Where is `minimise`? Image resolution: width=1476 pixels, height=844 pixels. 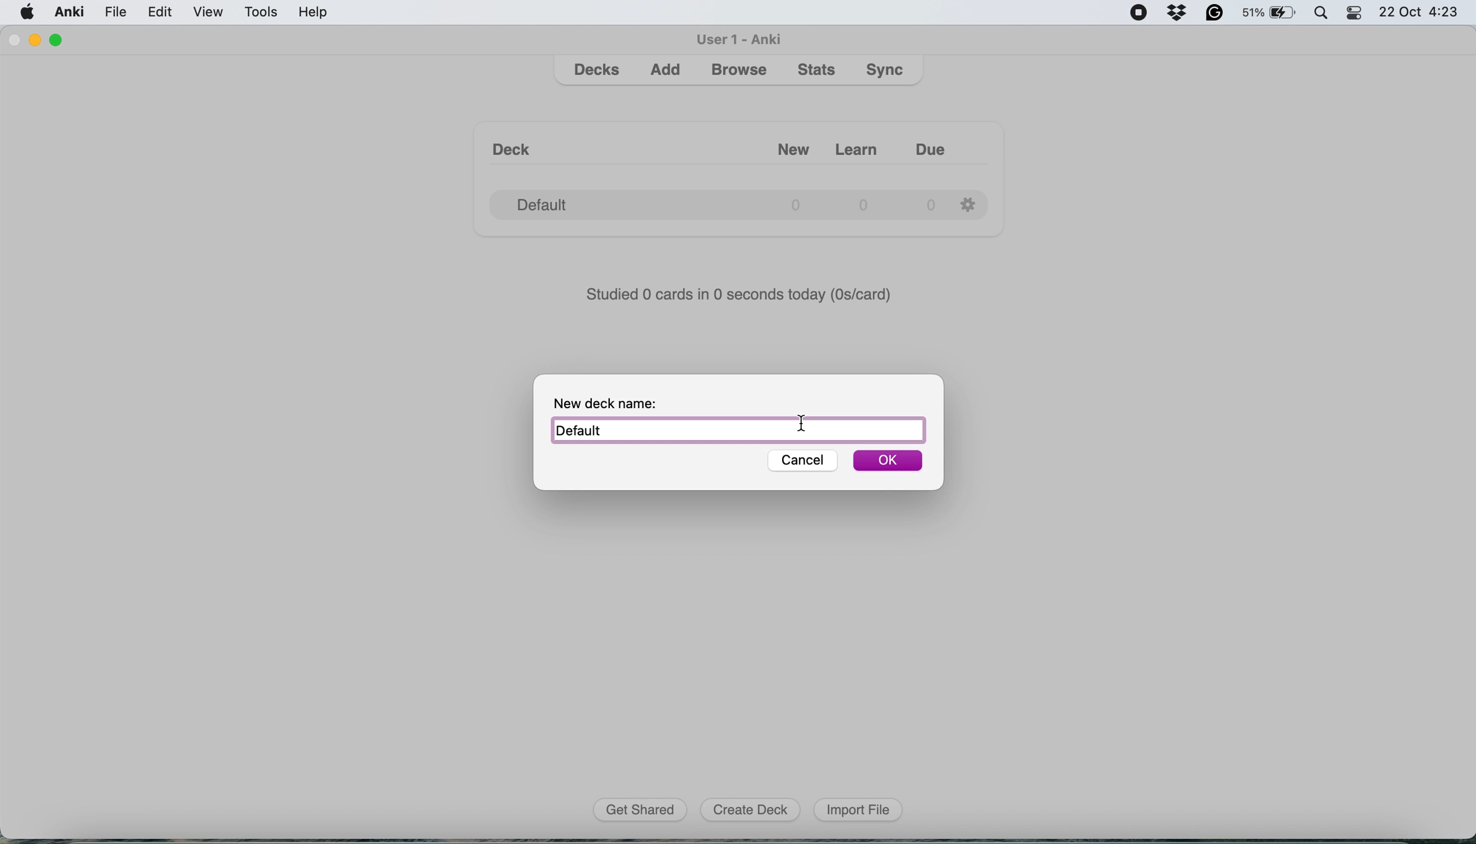
minimise is located at coordinates (39, 41).